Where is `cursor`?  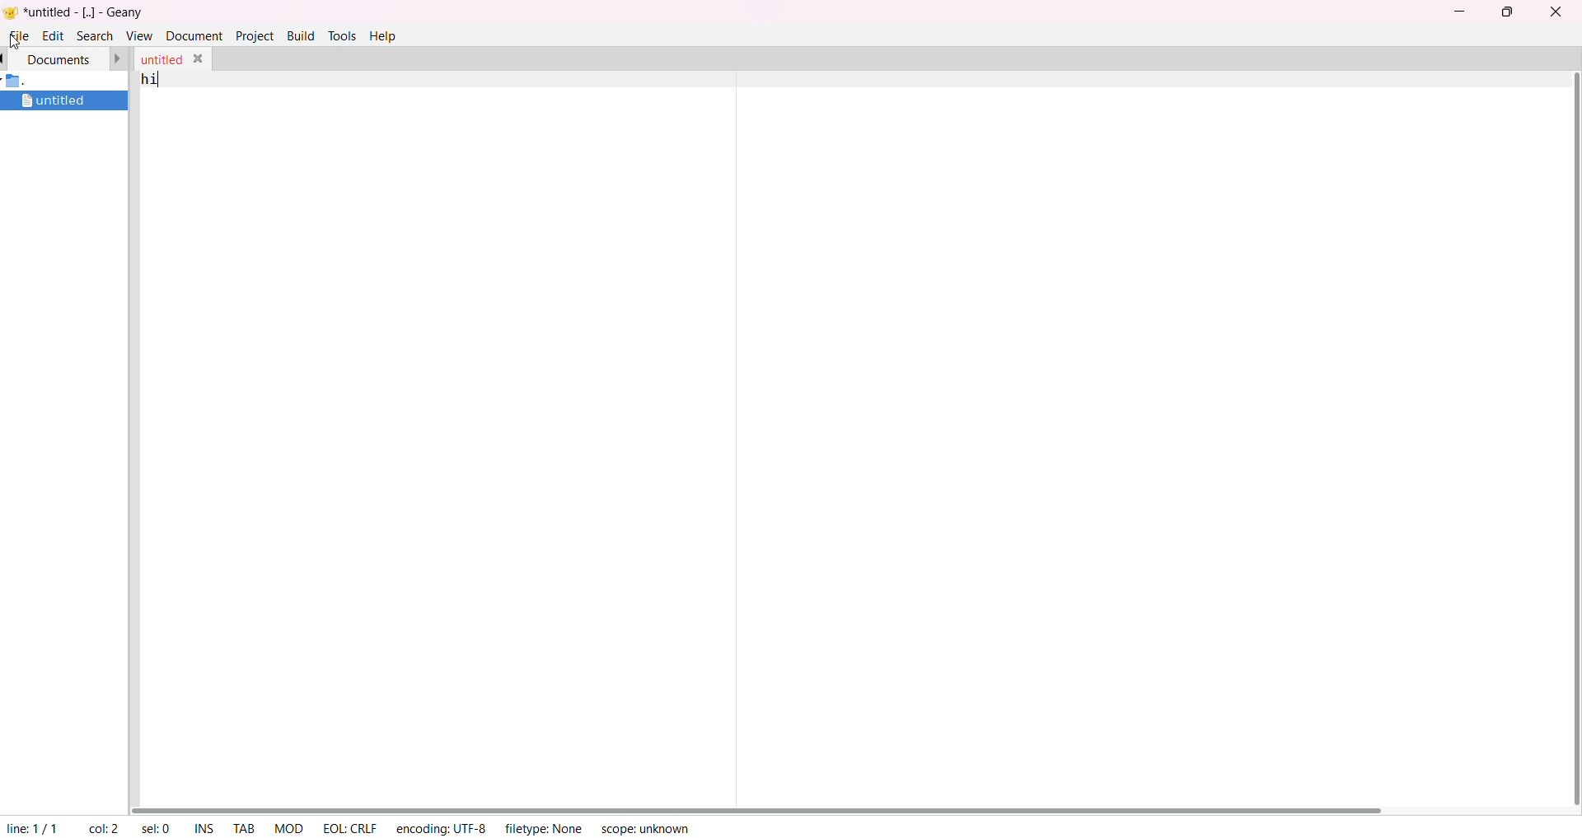 cursor is located at coordinates (15, 44).